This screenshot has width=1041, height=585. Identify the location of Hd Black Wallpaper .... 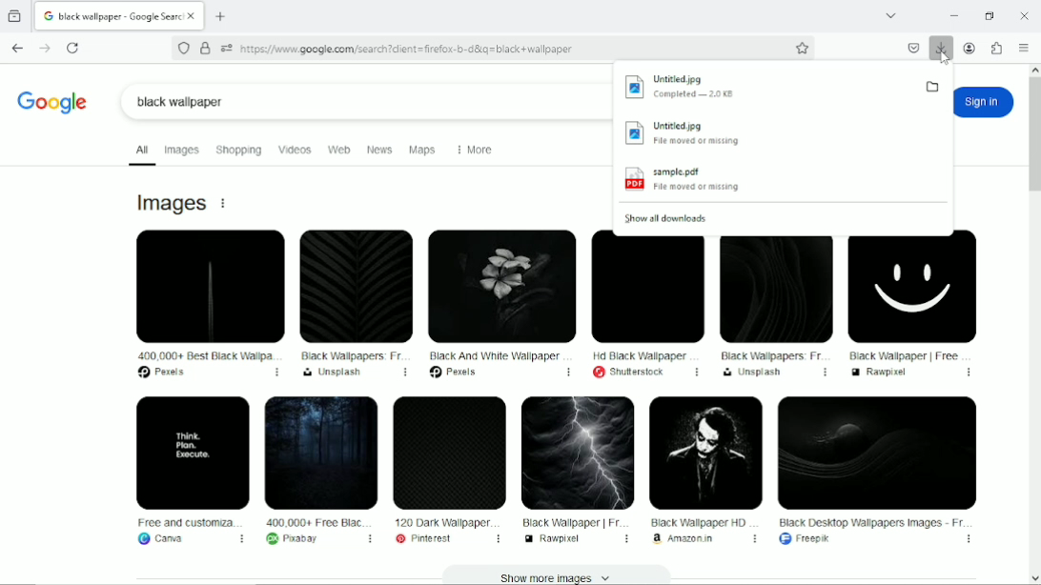
(646, 306).